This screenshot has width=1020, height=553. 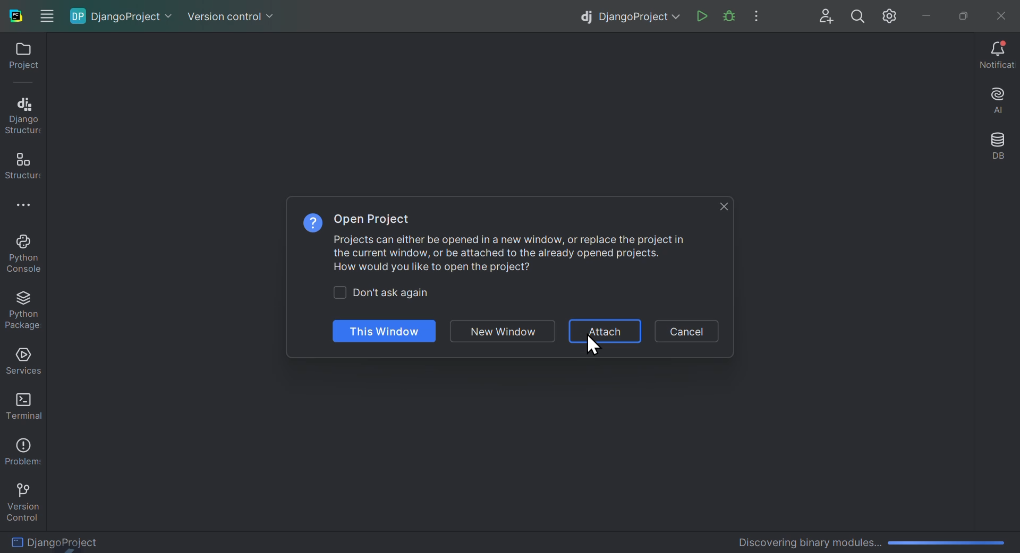 I want to click on Windows options, so click(x=46, y=13).